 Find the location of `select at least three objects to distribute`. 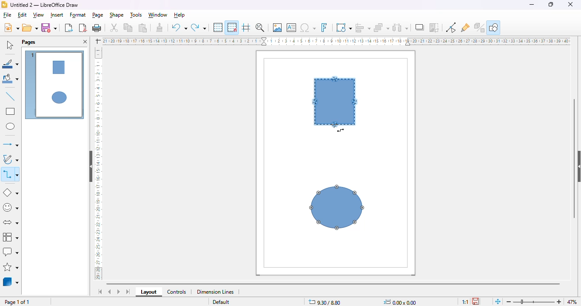

select at least three objects to distribute is located at coordinates (401, 28).